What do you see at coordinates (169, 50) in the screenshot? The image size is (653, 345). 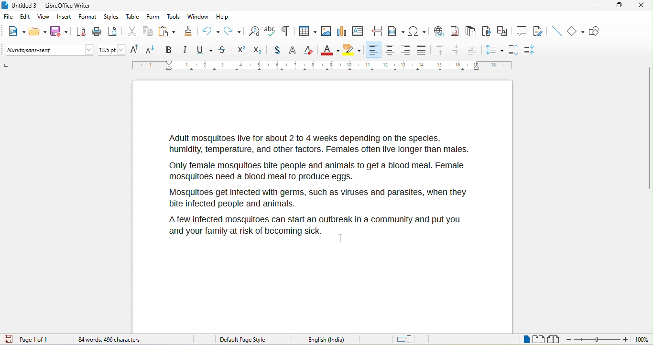 I see `bold` at bounding box center [169, 50].